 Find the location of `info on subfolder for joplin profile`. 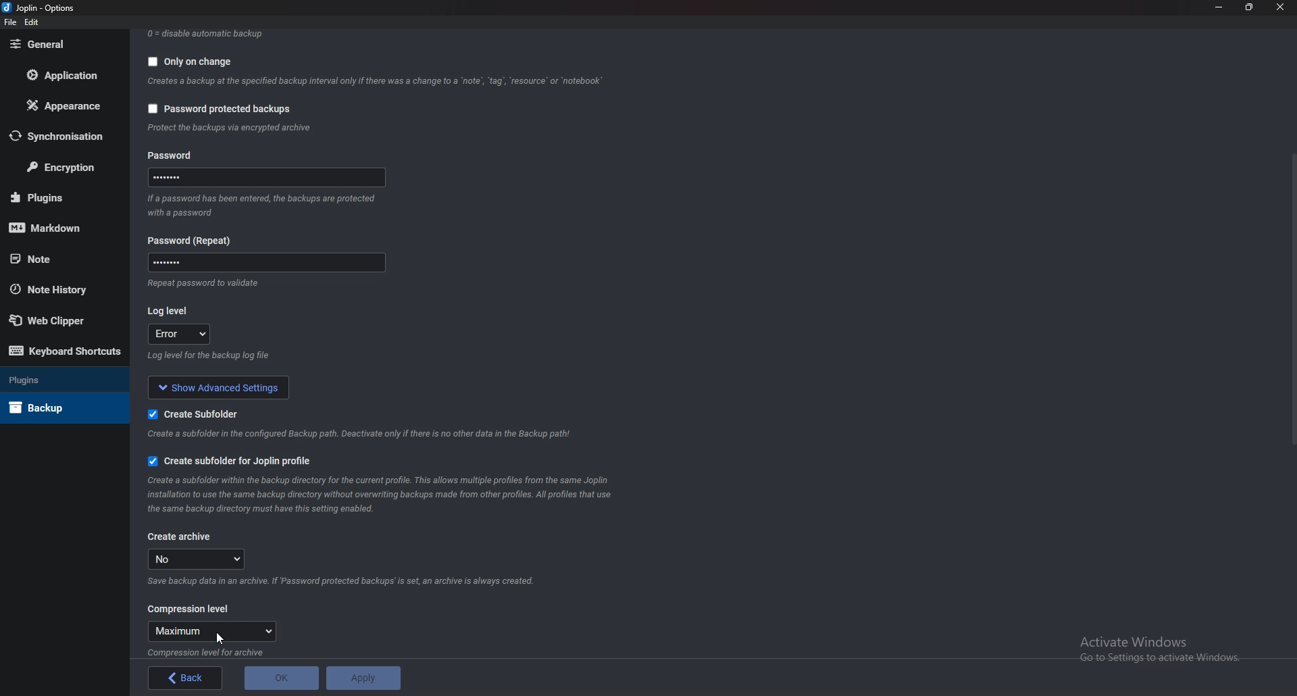

info on subfolder for joplin profile is located at coordinates (390, 493).